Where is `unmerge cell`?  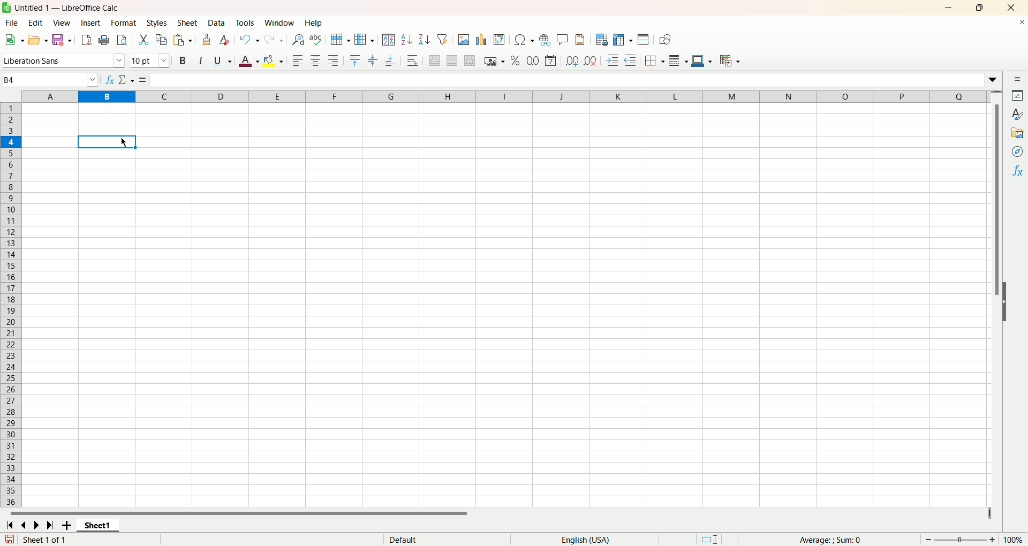
unmerge cell is located at coordinates (470, 61).